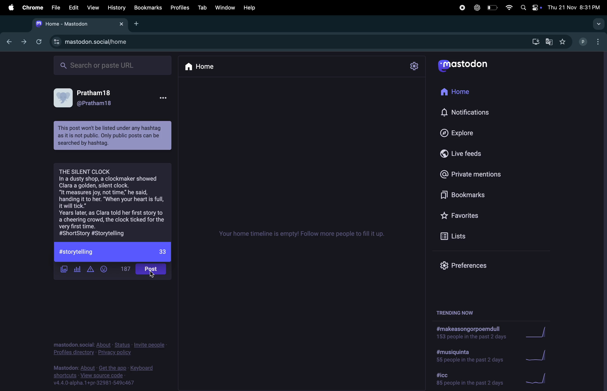 This screenshot has width=607, height=391. I want to click on translate, so click(549, 42).